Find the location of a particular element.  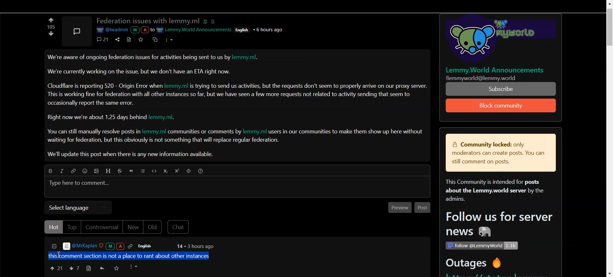

Upload picture is located at coordinates (98, 172).